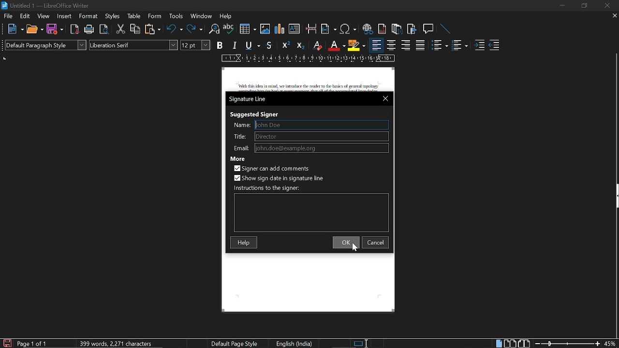  I want to click on toggle unordered list, so click(439, 46).